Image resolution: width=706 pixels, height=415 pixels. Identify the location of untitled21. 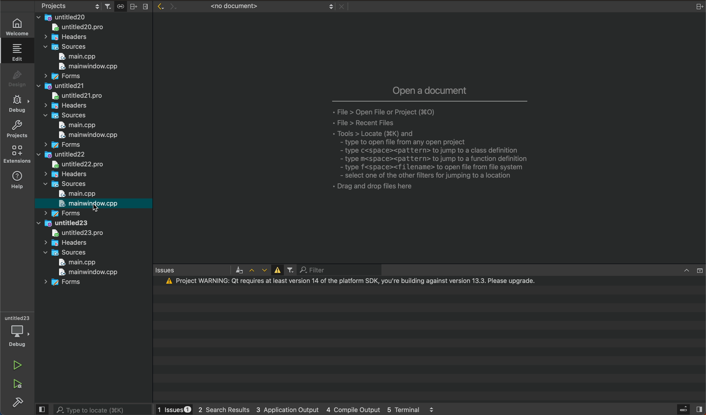
(60, 85).